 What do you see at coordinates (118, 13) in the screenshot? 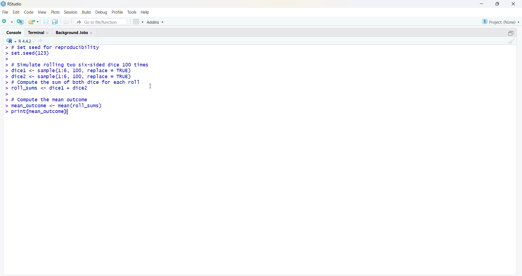
I see `profile` at bounding box center [118, 13].